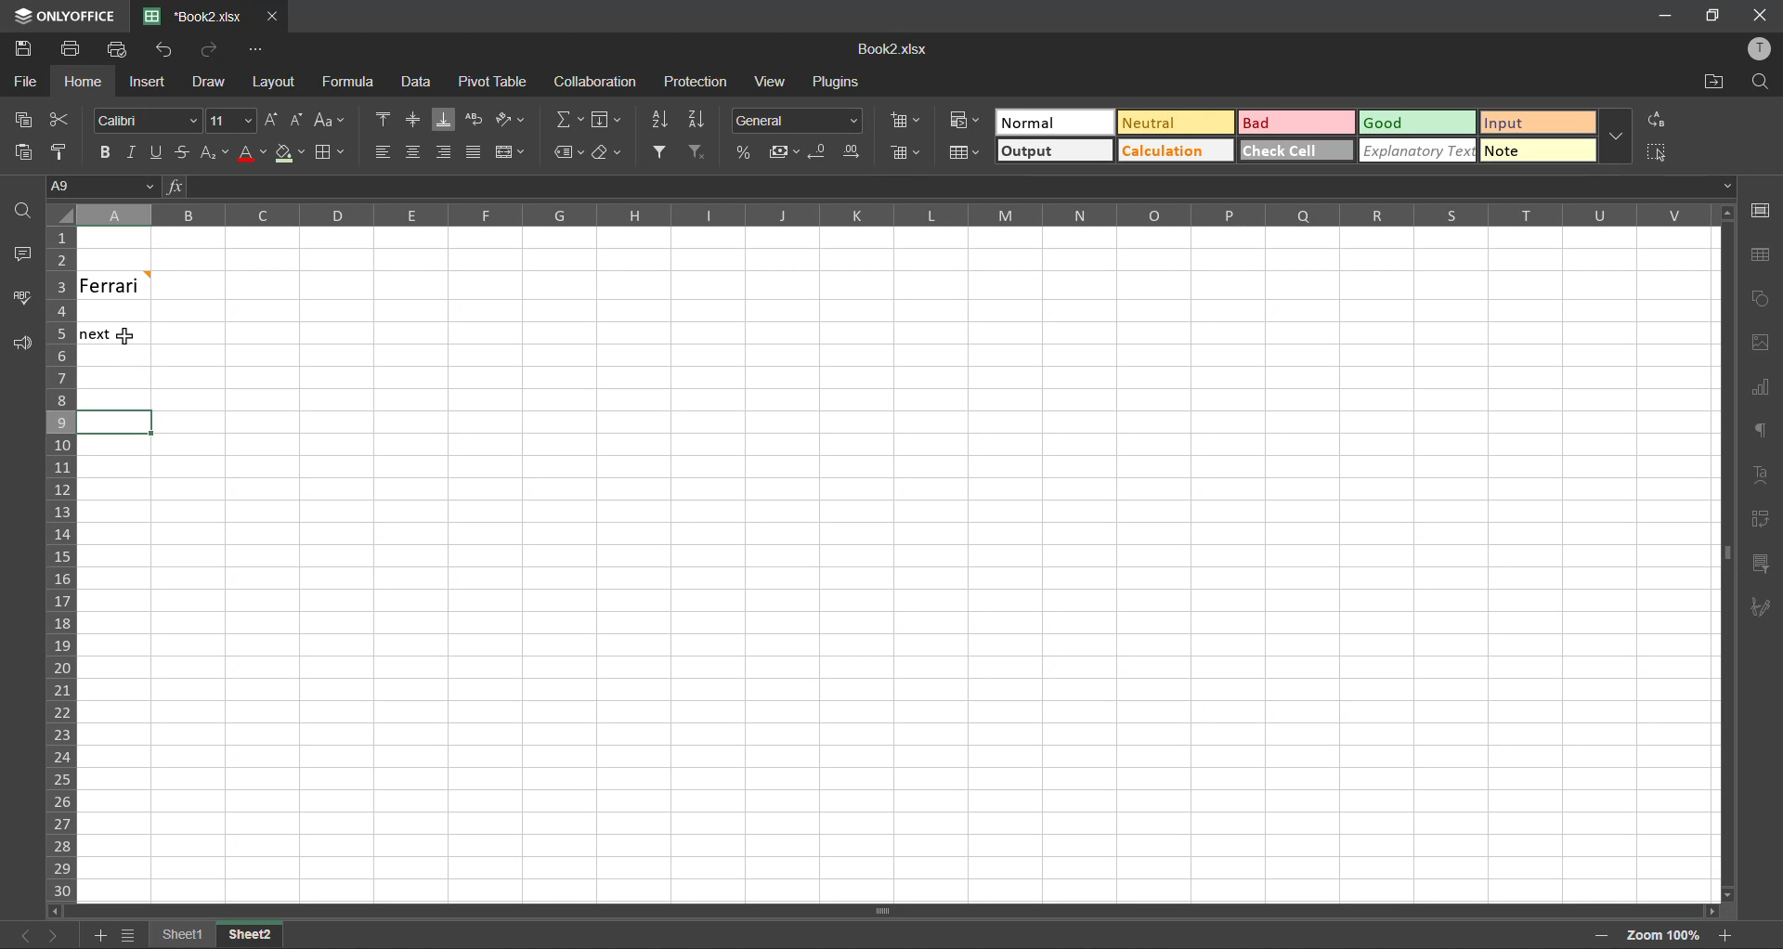 This screenshot has width=1783, height=949. I want to click on conditional formatting, so click(961, 121).